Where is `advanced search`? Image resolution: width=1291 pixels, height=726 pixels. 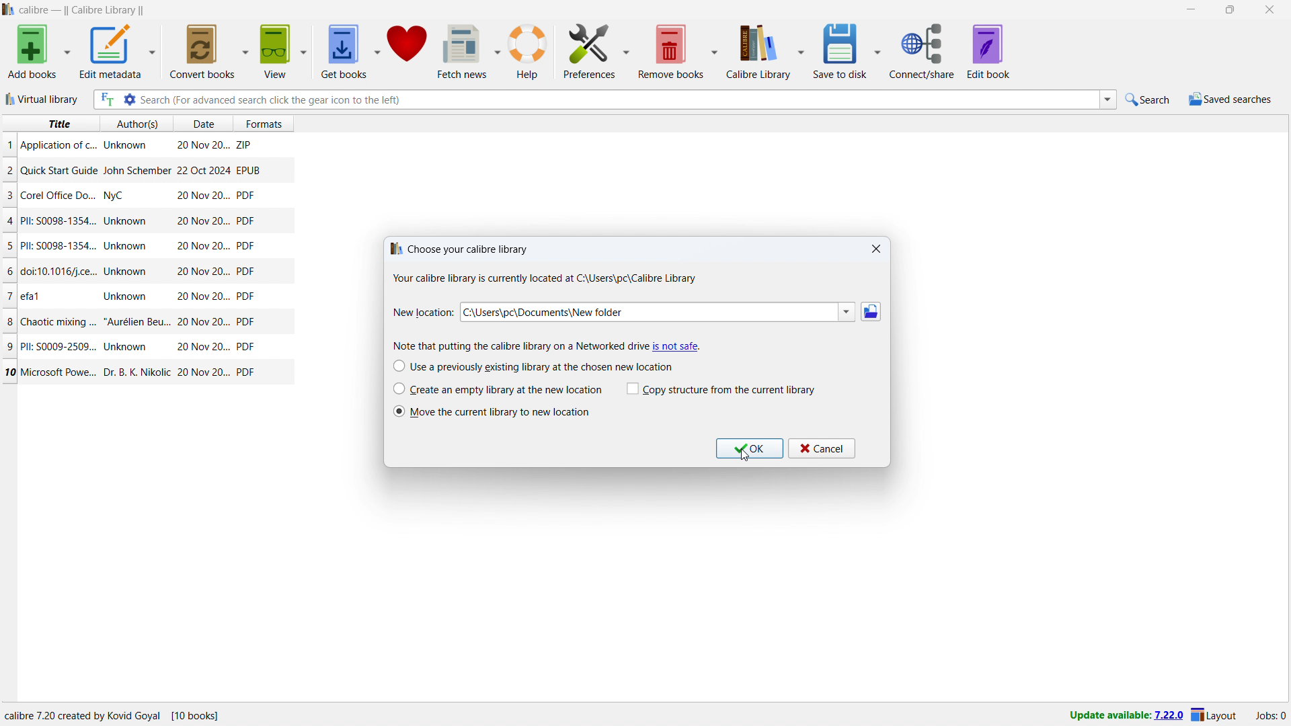 advanced search is located at coordinates (128, 99).